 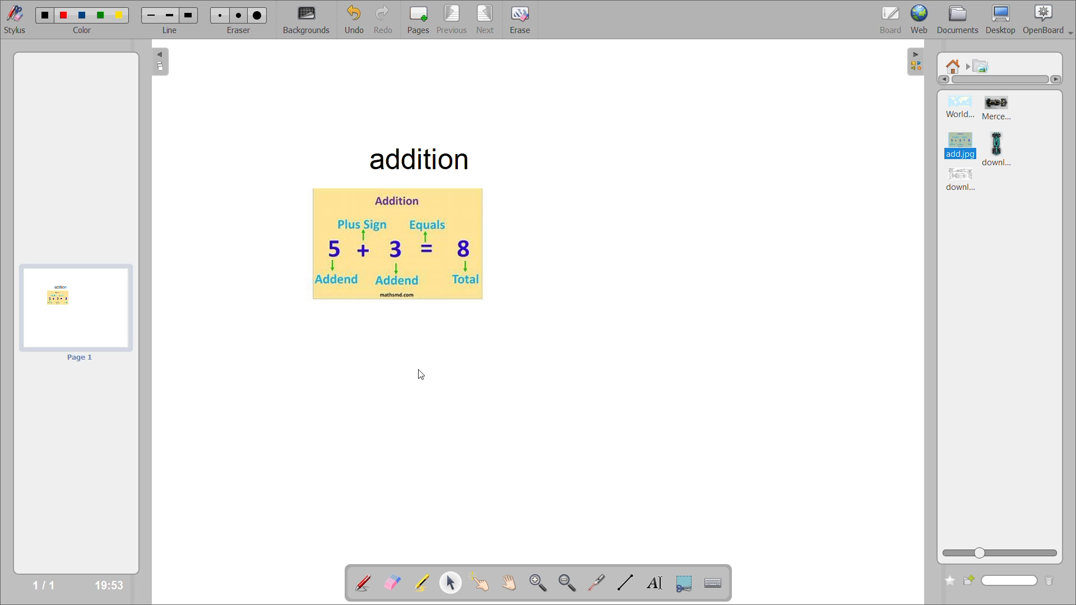 I want to click on next, so click(x=486, y=20).